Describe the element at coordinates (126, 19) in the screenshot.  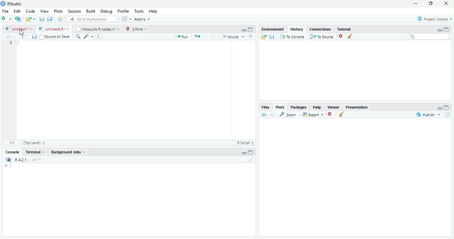
I see `Workspace Panes` at that location.